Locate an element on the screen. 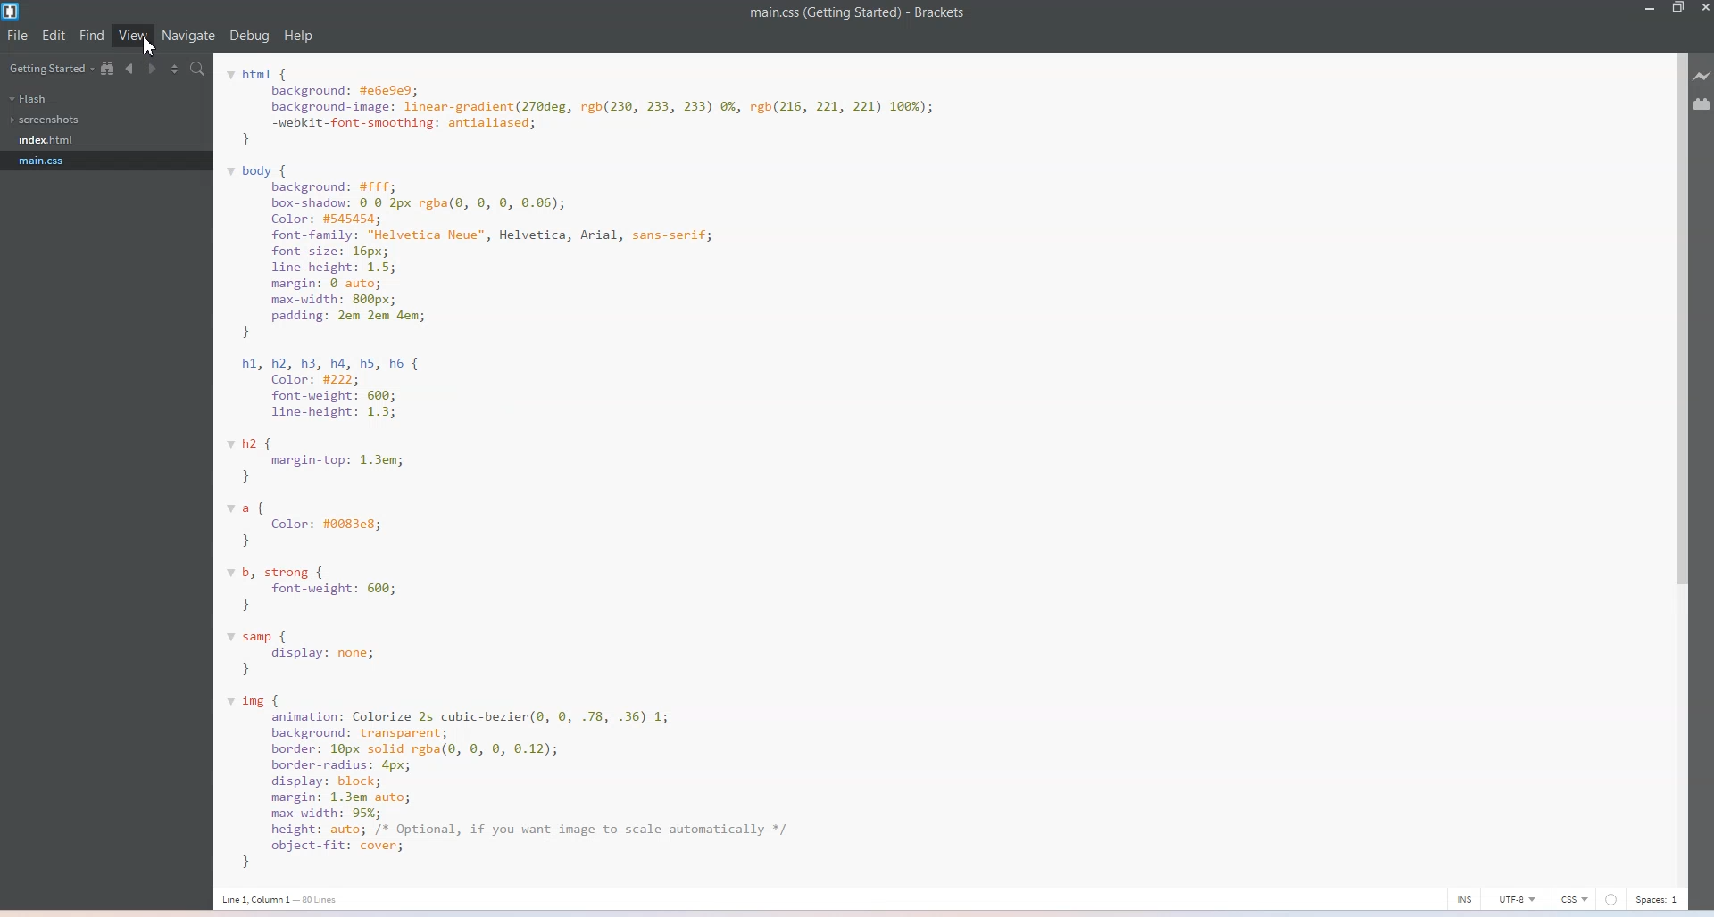 The height and width of the screenshot is (917, 1714). Navigate is located at coordinates (190, 36).